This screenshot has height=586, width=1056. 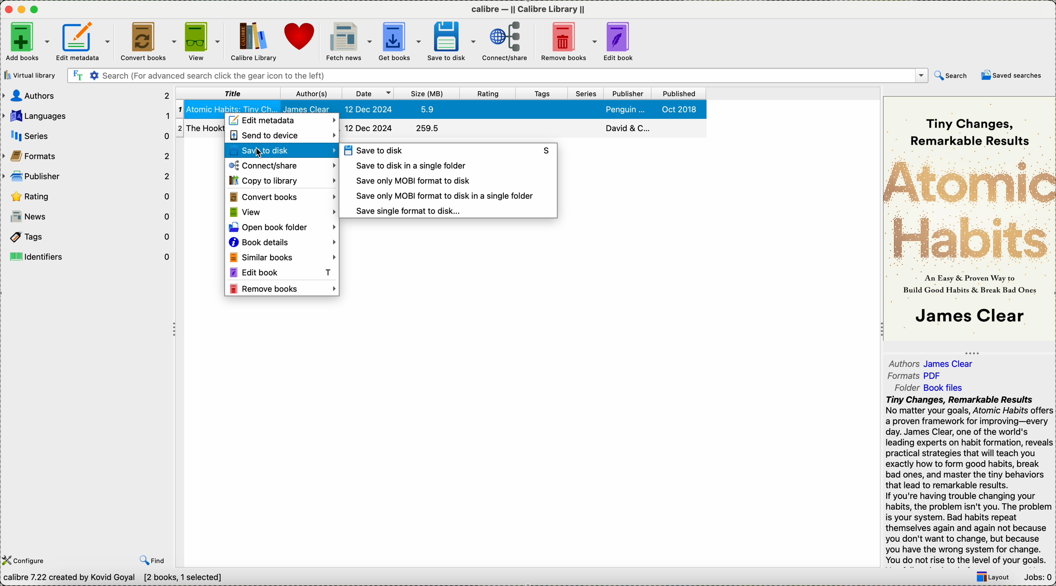 What do you see at coordinates (449, 150) in the screenshot?
I see `save to disk` at bounding box center [449, 150].